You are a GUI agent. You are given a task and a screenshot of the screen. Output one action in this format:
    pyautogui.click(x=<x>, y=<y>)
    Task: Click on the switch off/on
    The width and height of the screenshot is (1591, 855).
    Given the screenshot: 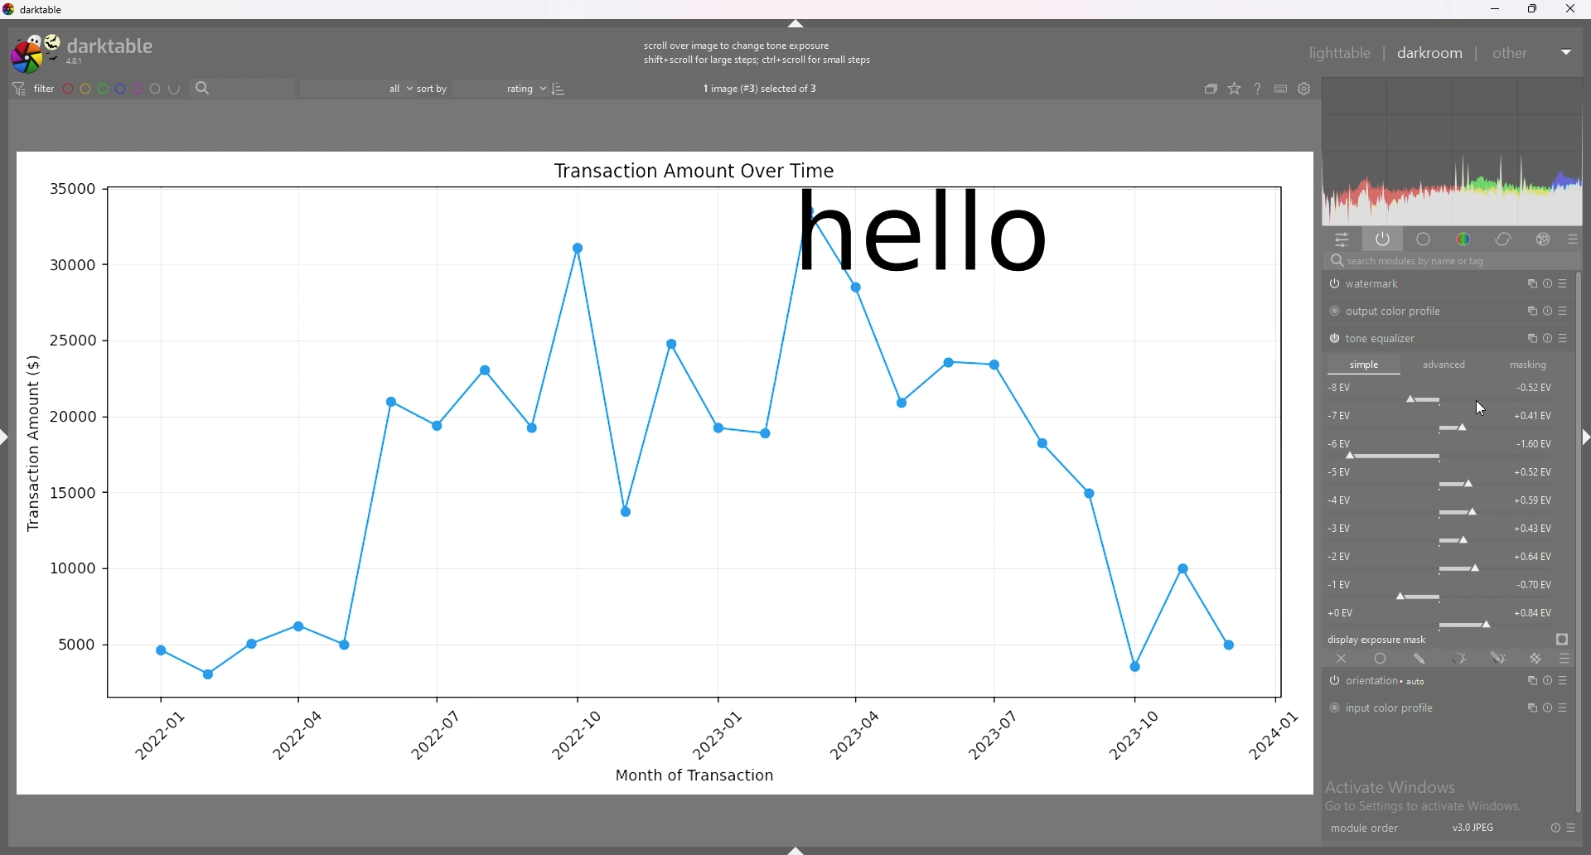 What is the action you would take?
    pyautogui.click(x=1332, y=311)
    